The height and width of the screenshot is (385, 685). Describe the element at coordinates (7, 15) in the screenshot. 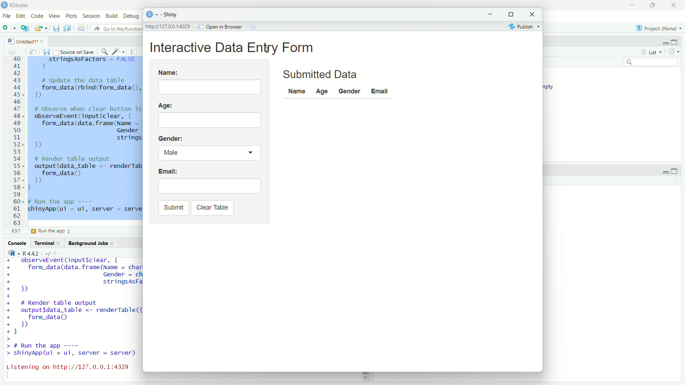

I see `File` at that location.